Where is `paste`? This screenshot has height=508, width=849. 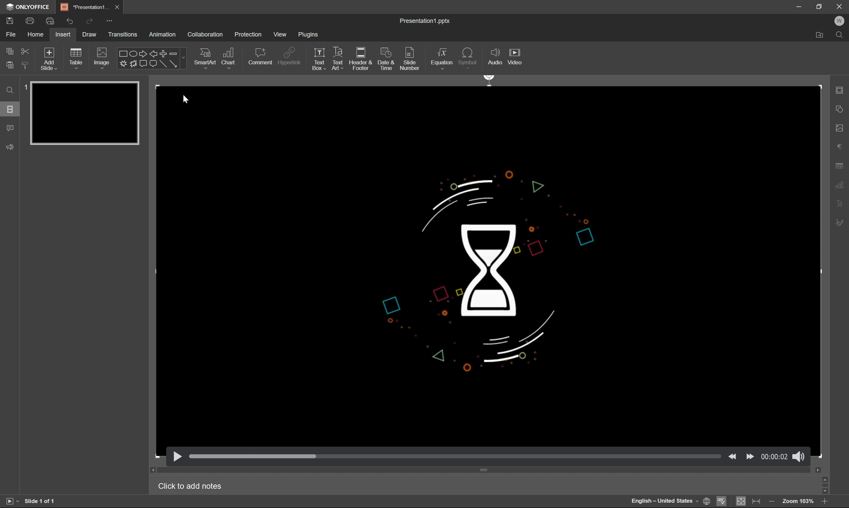 paste is located at coordinates (10, 65).